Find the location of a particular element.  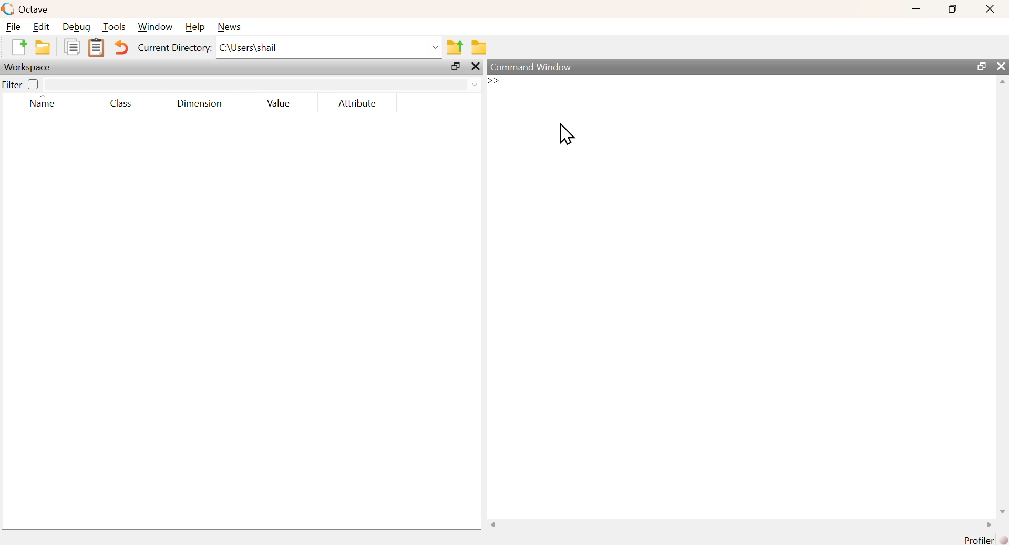

cursor is located at coordinates (566, 135).